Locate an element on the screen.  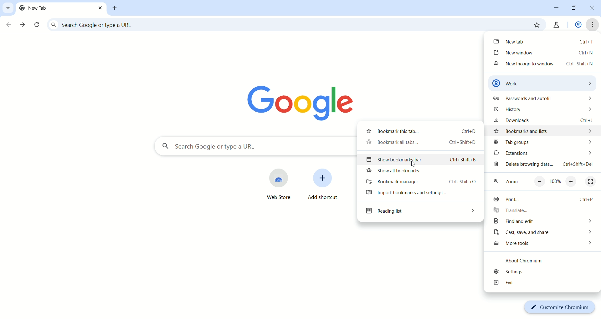
bookmarks and lists is located at coordinates (544, 130).